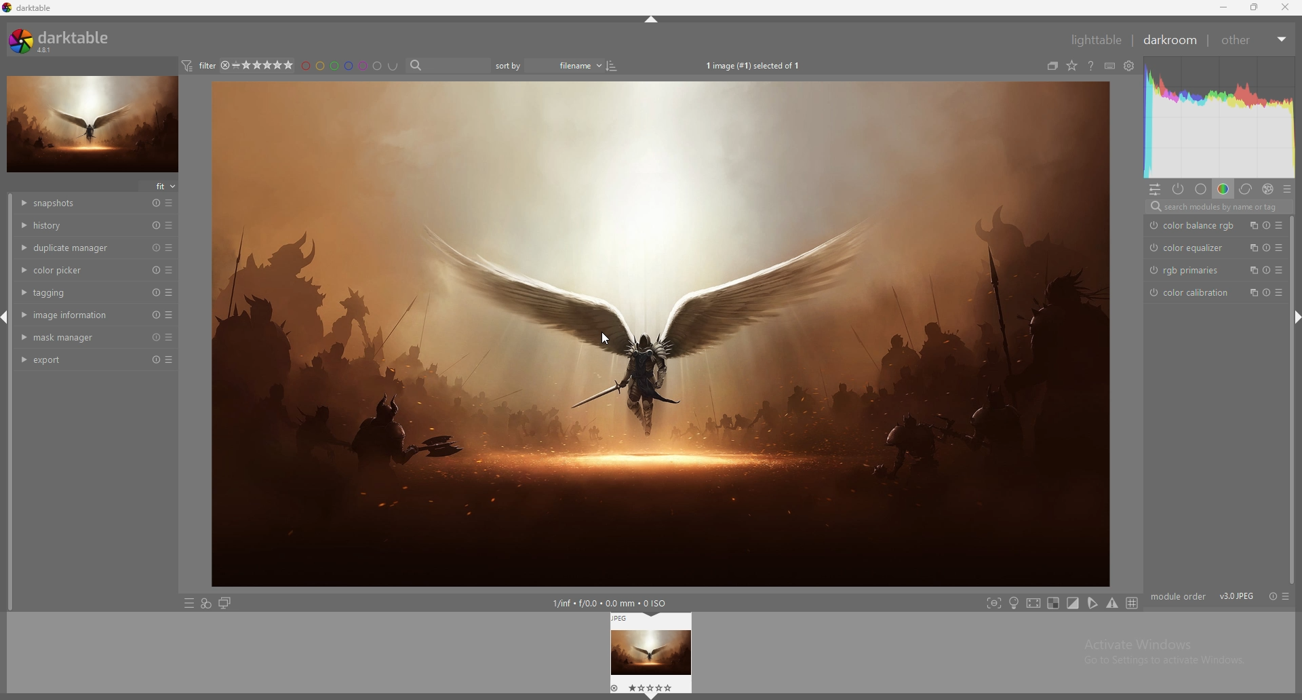  I want to click on reset, so click(1271, 596).